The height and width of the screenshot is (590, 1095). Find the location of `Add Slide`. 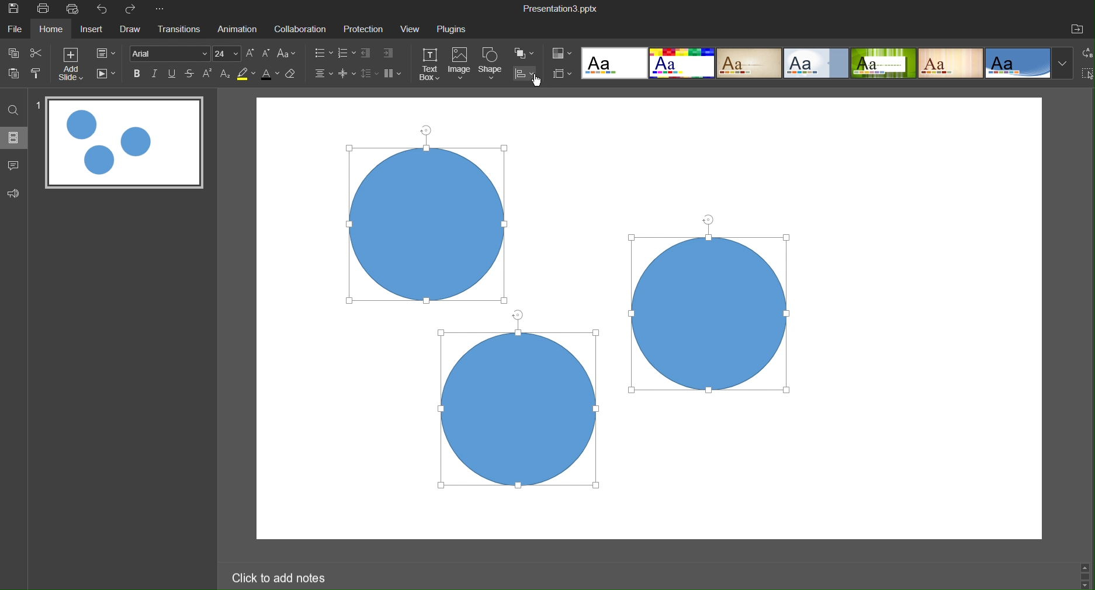

Add Slide is located at coordinates (77, 67).